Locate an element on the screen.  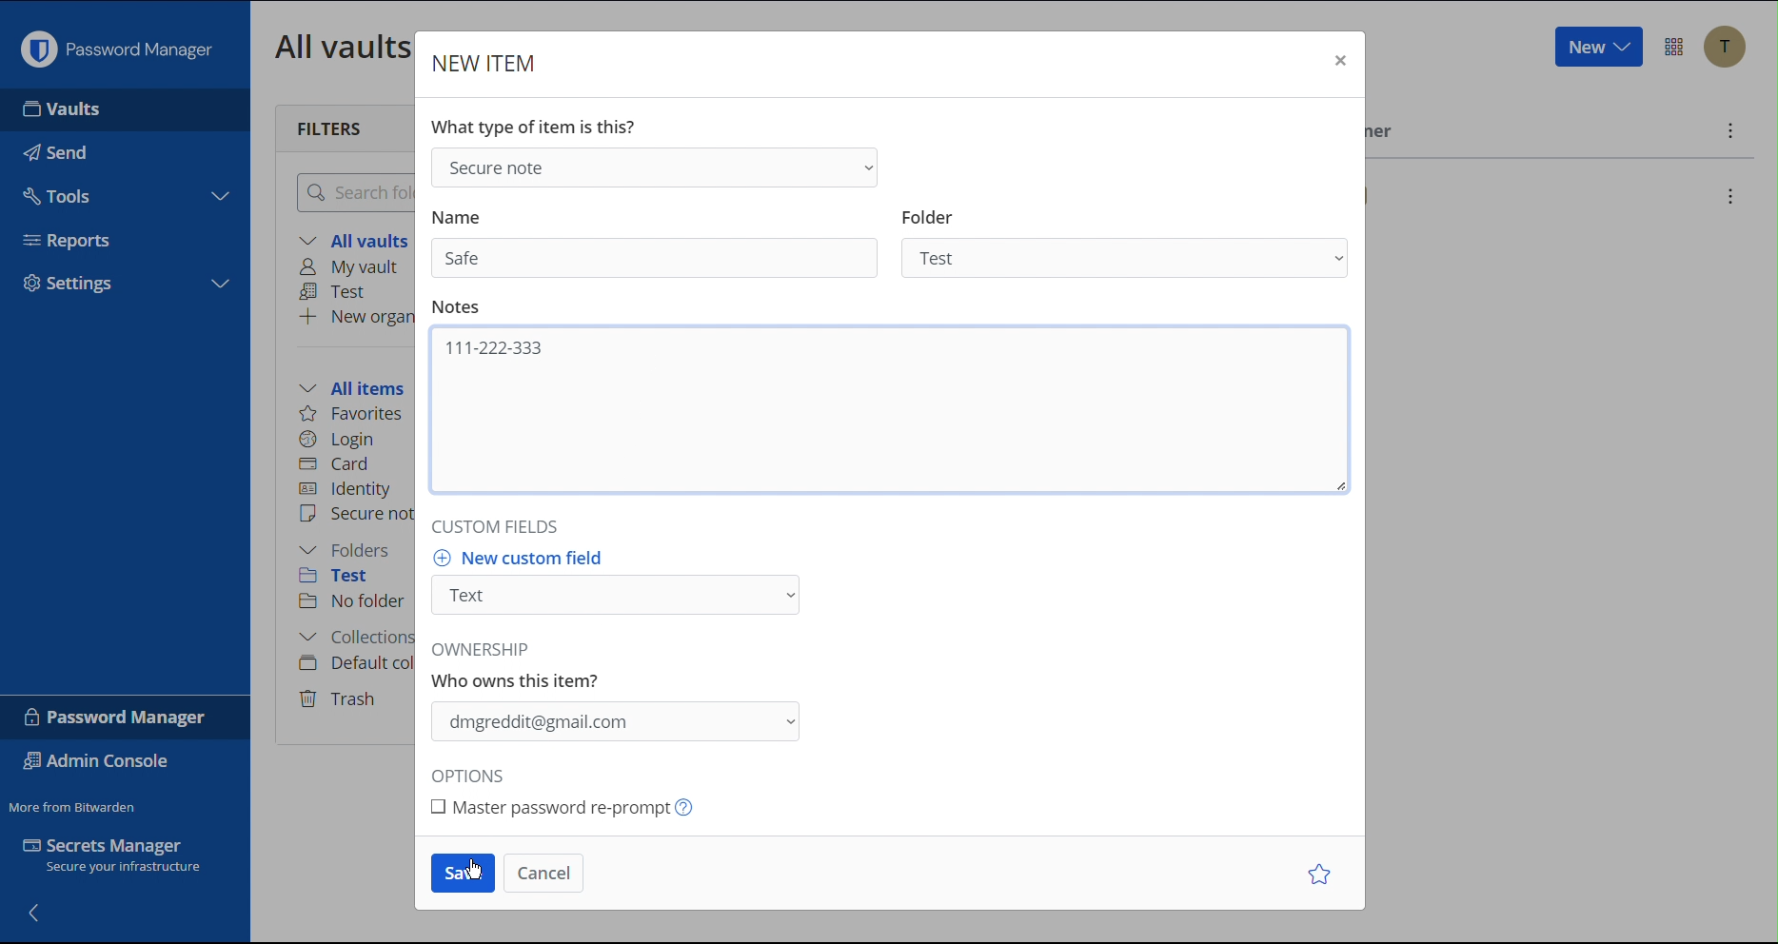
New is located at coordinates (1597, 48).